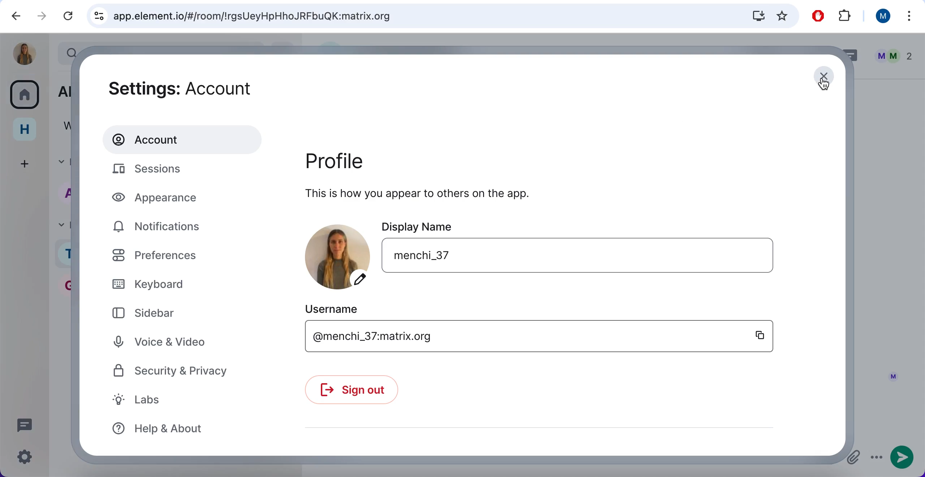 The width and height of the screenshot is (925, 477). I want to click on , so click(896, 56).